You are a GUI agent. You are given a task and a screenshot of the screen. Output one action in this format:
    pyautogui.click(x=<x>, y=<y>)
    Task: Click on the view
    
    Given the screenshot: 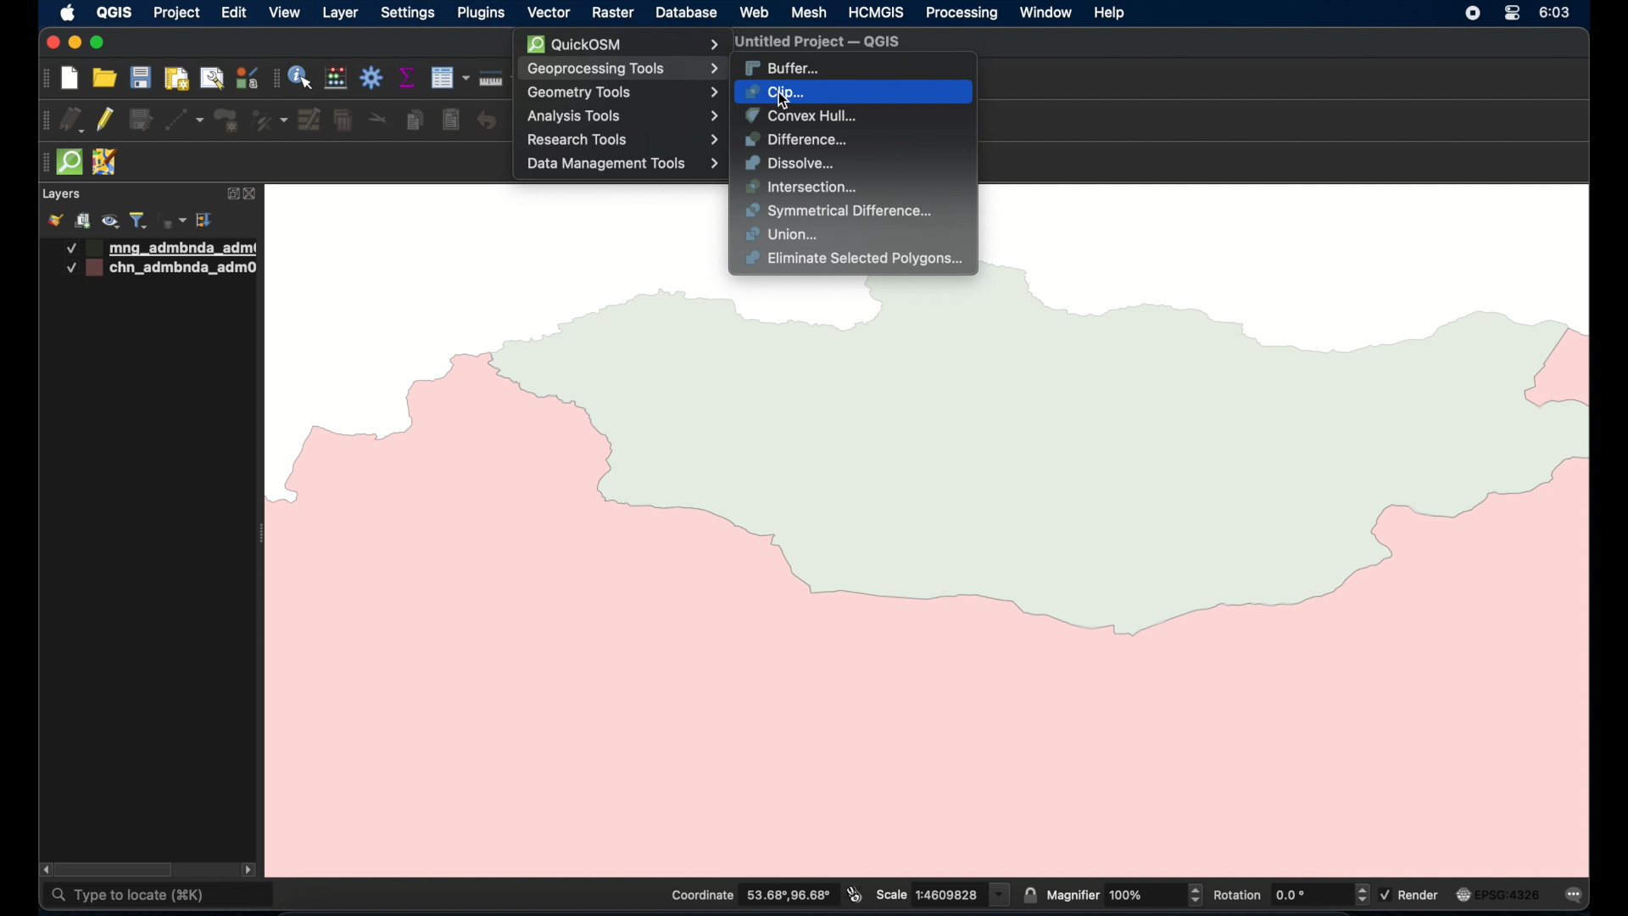 What is the action you would take?
    pyautogui.click(x=285, y=12)
    